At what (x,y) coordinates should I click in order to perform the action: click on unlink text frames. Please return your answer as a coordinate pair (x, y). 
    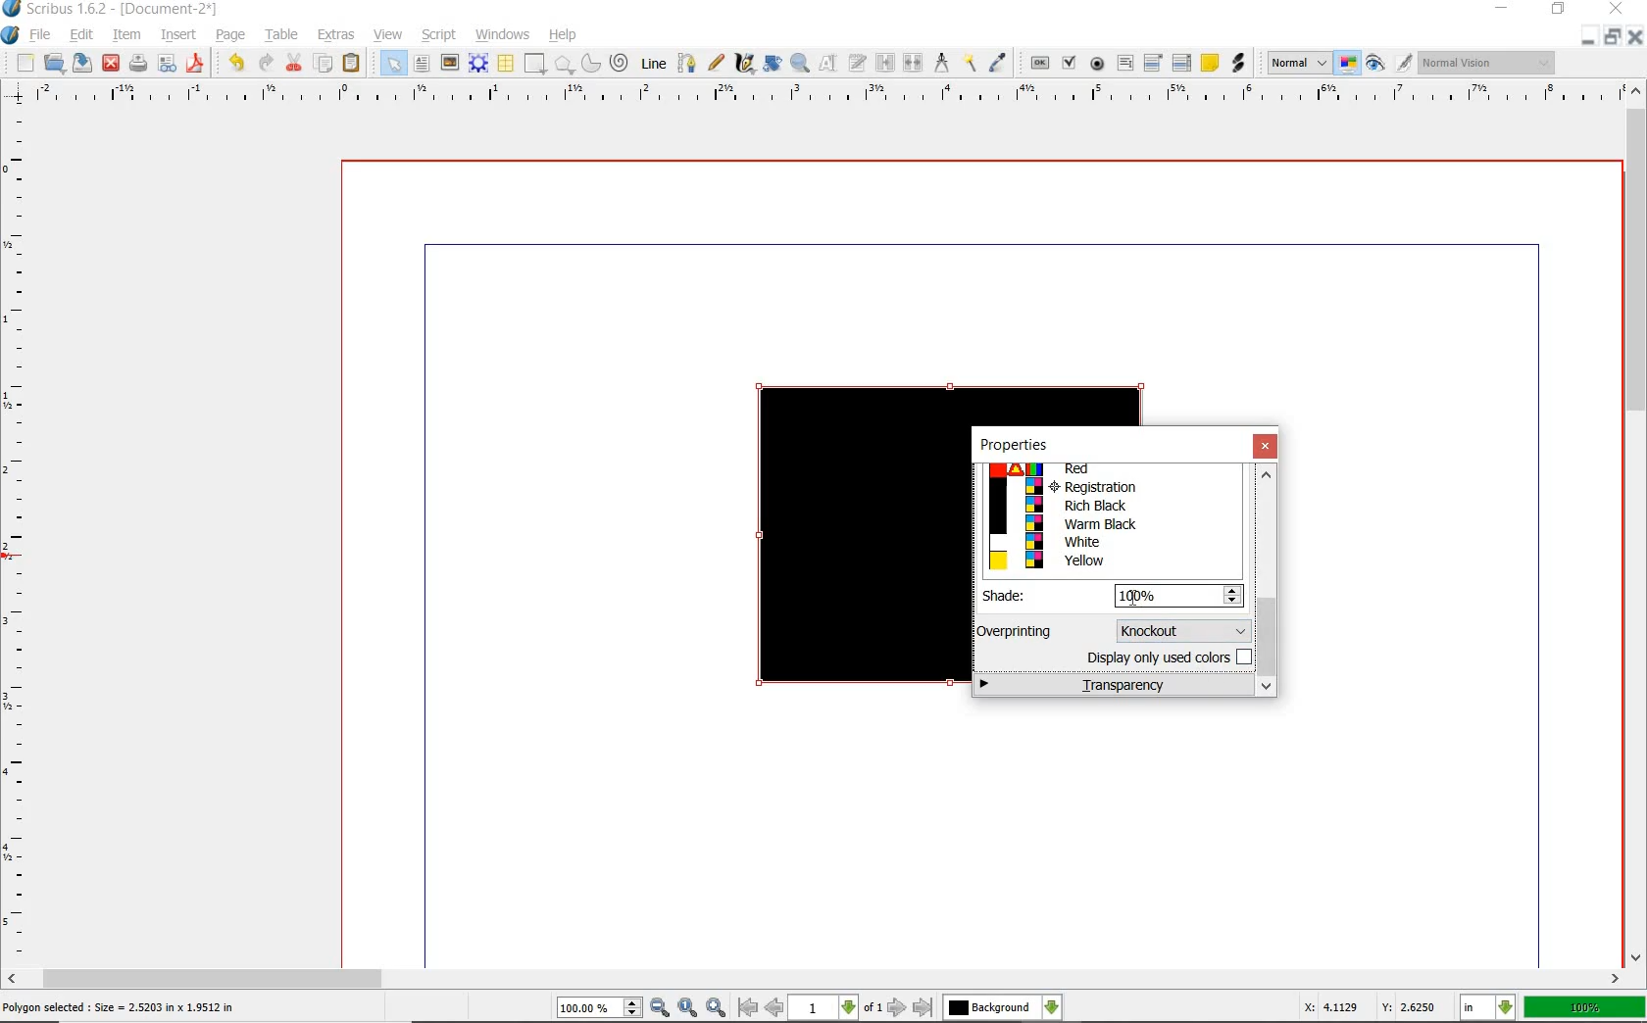
    Looking at the image, I should click on (914, 65).